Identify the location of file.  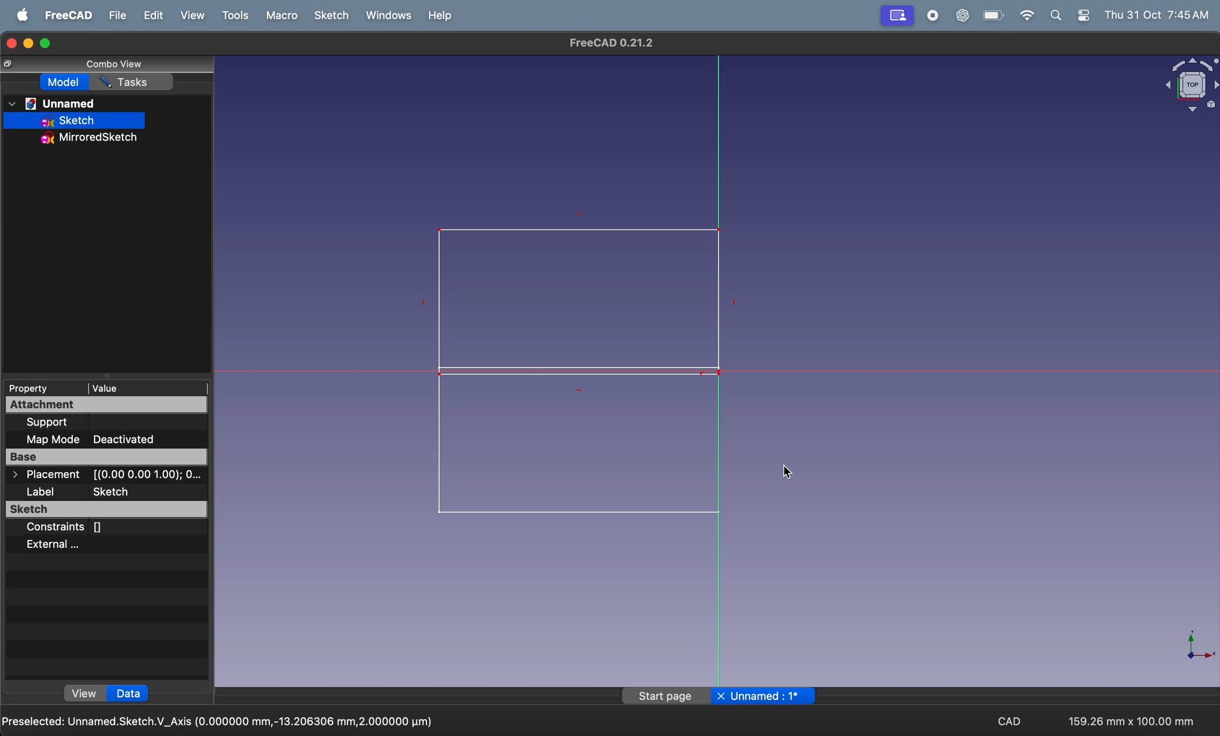
(116, 17).